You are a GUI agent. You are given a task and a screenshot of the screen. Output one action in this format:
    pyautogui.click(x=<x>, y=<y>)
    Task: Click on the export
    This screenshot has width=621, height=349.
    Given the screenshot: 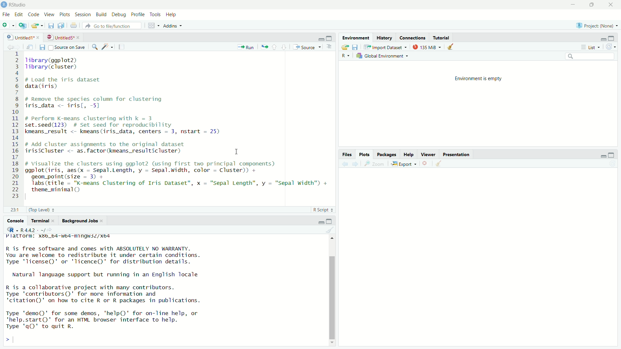 What is the action you would take?
    pyautogui.click(x=404, y=164)
    